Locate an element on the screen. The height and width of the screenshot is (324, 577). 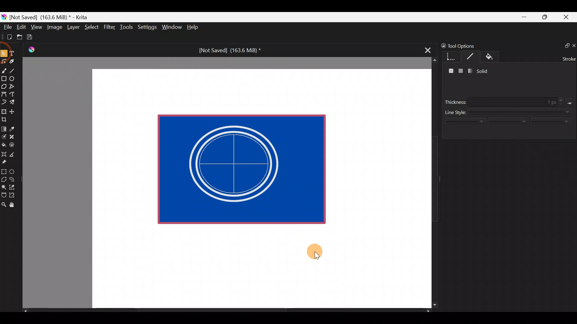
Bezier curve selection tool is located at coordinates (4, 194).